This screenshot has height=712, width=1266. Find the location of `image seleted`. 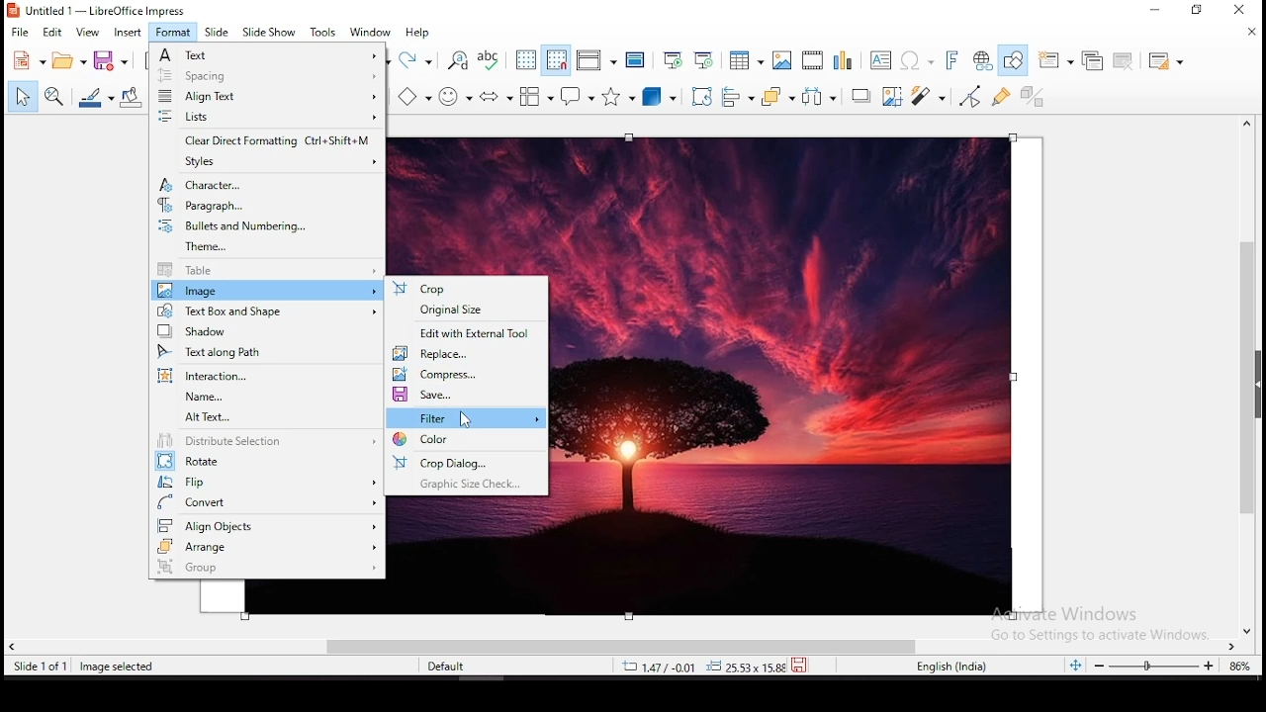

image seleted is located at coordinates (118, 667).